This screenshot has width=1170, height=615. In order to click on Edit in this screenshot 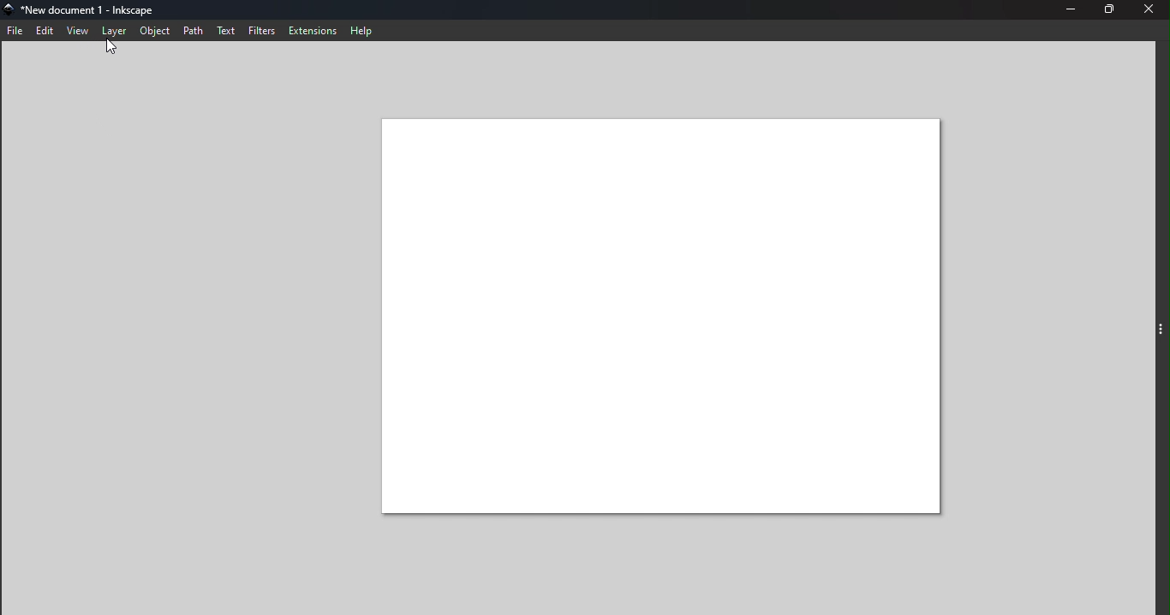, I will do `click(46, 32)`.